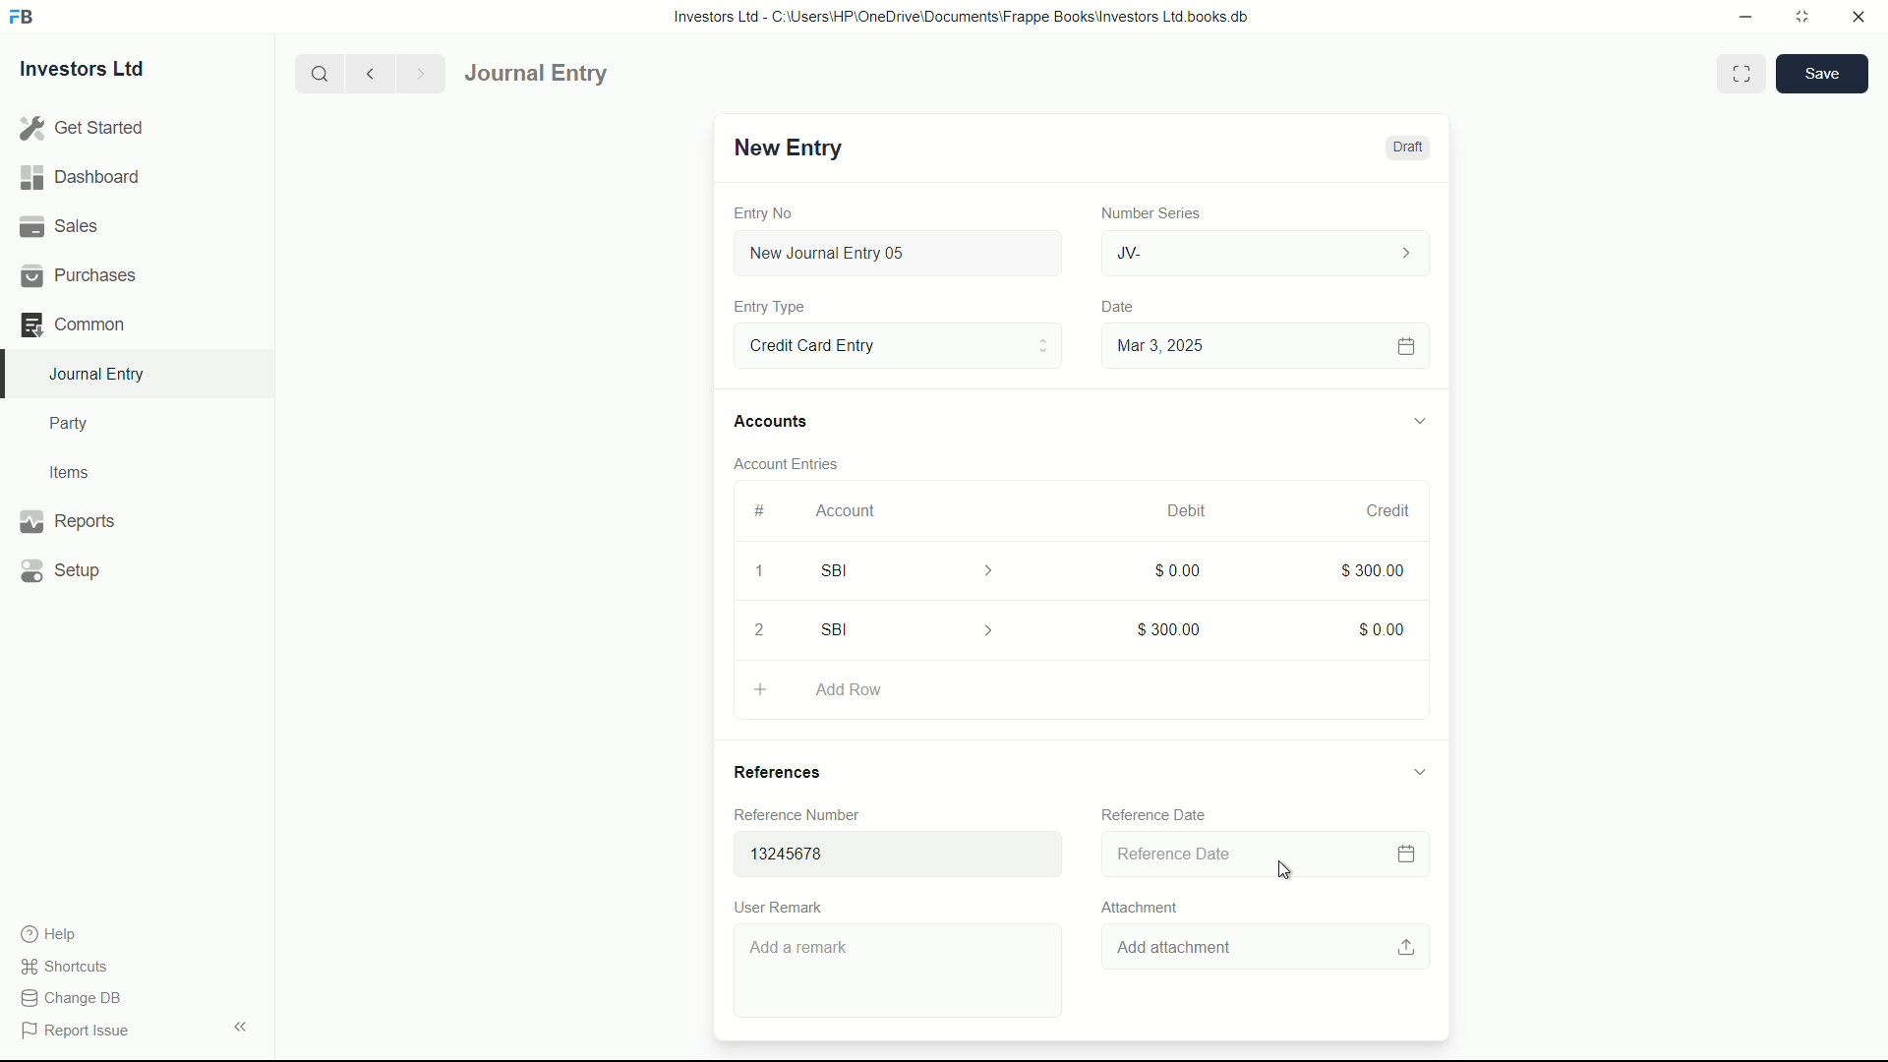 The image size is (1888, 1062). I want to click on New Entry, so click(785, 147).